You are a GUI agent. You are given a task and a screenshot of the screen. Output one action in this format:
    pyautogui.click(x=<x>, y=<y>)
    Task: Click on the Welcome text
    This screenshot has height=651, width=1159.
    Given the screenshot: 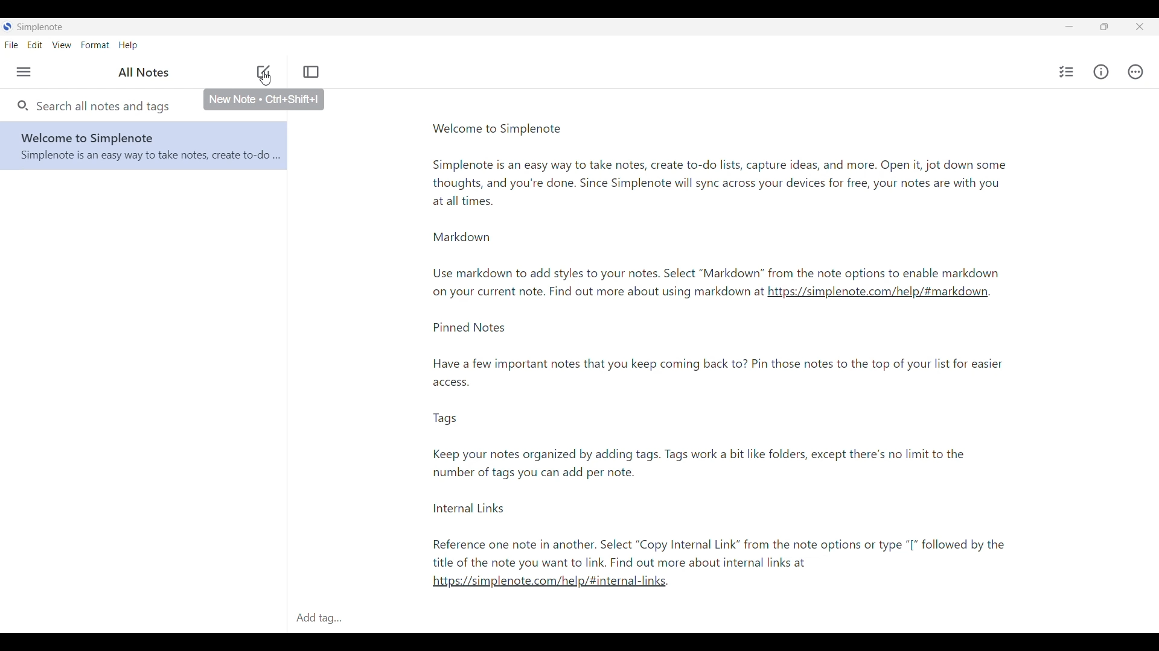 What is the action you would take?
    pyautogui.click(x=721, y=444)
    